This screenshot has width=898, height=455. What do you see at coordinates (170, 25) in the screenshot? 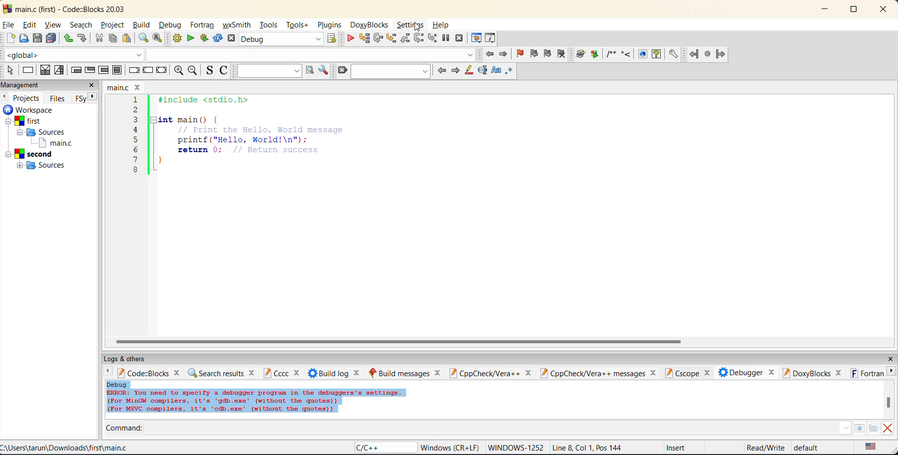
I see `debug` at bounding box center [170, 25].